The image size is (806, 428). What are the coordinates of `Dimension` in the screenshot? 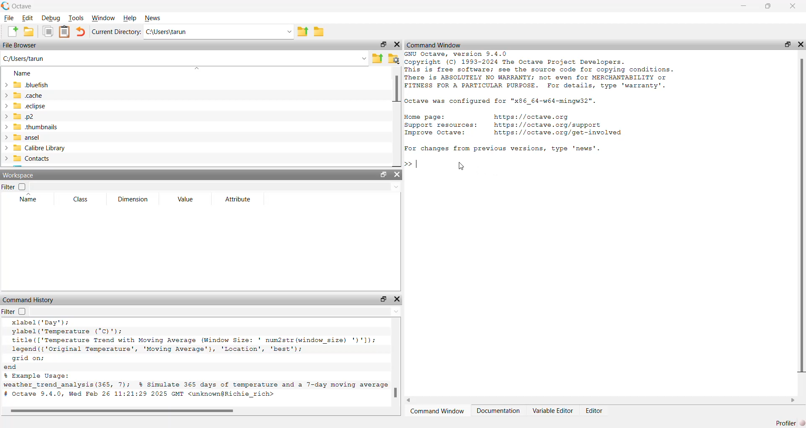 It's located at (133, 200).